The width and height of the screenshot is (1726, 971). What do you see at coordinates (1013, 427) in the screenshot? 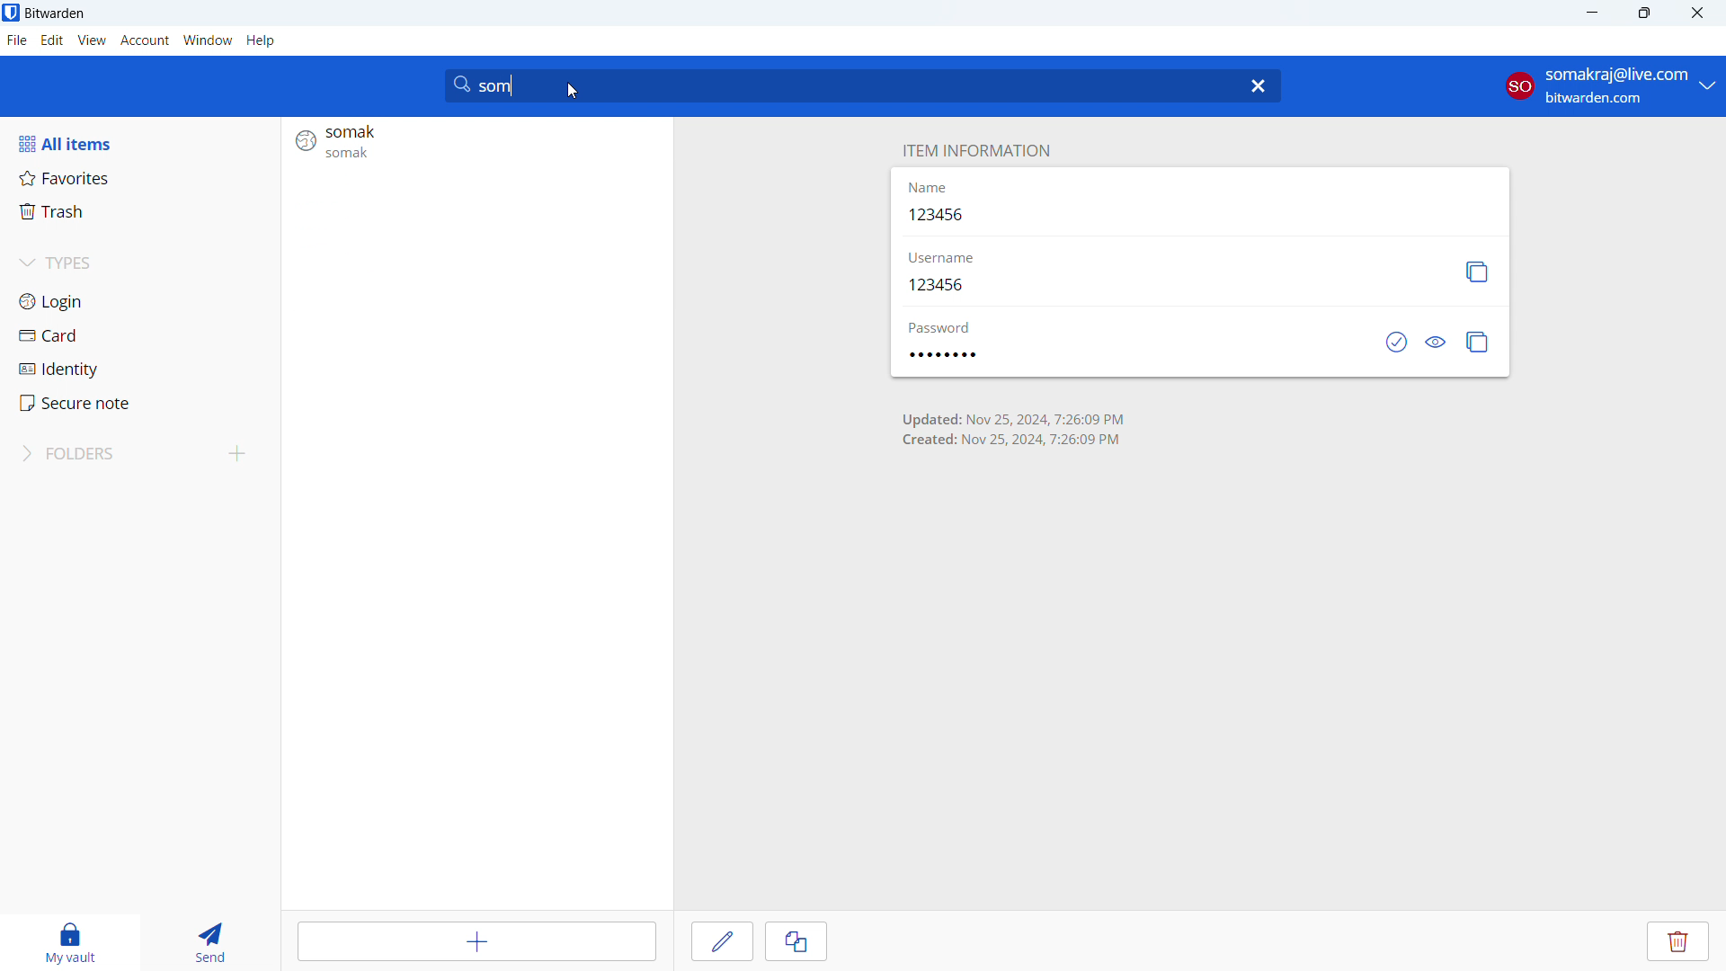
I see `time of creation and last update` at bounding box center [1013, 427].